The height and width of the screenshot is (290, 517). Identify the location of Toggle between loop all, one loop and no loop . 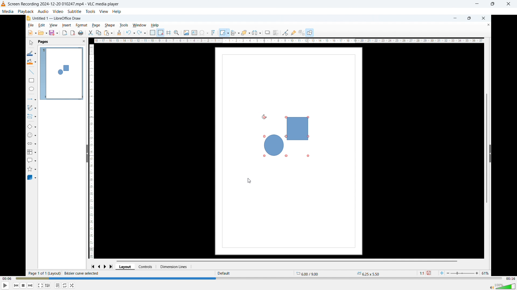
(58, 285).